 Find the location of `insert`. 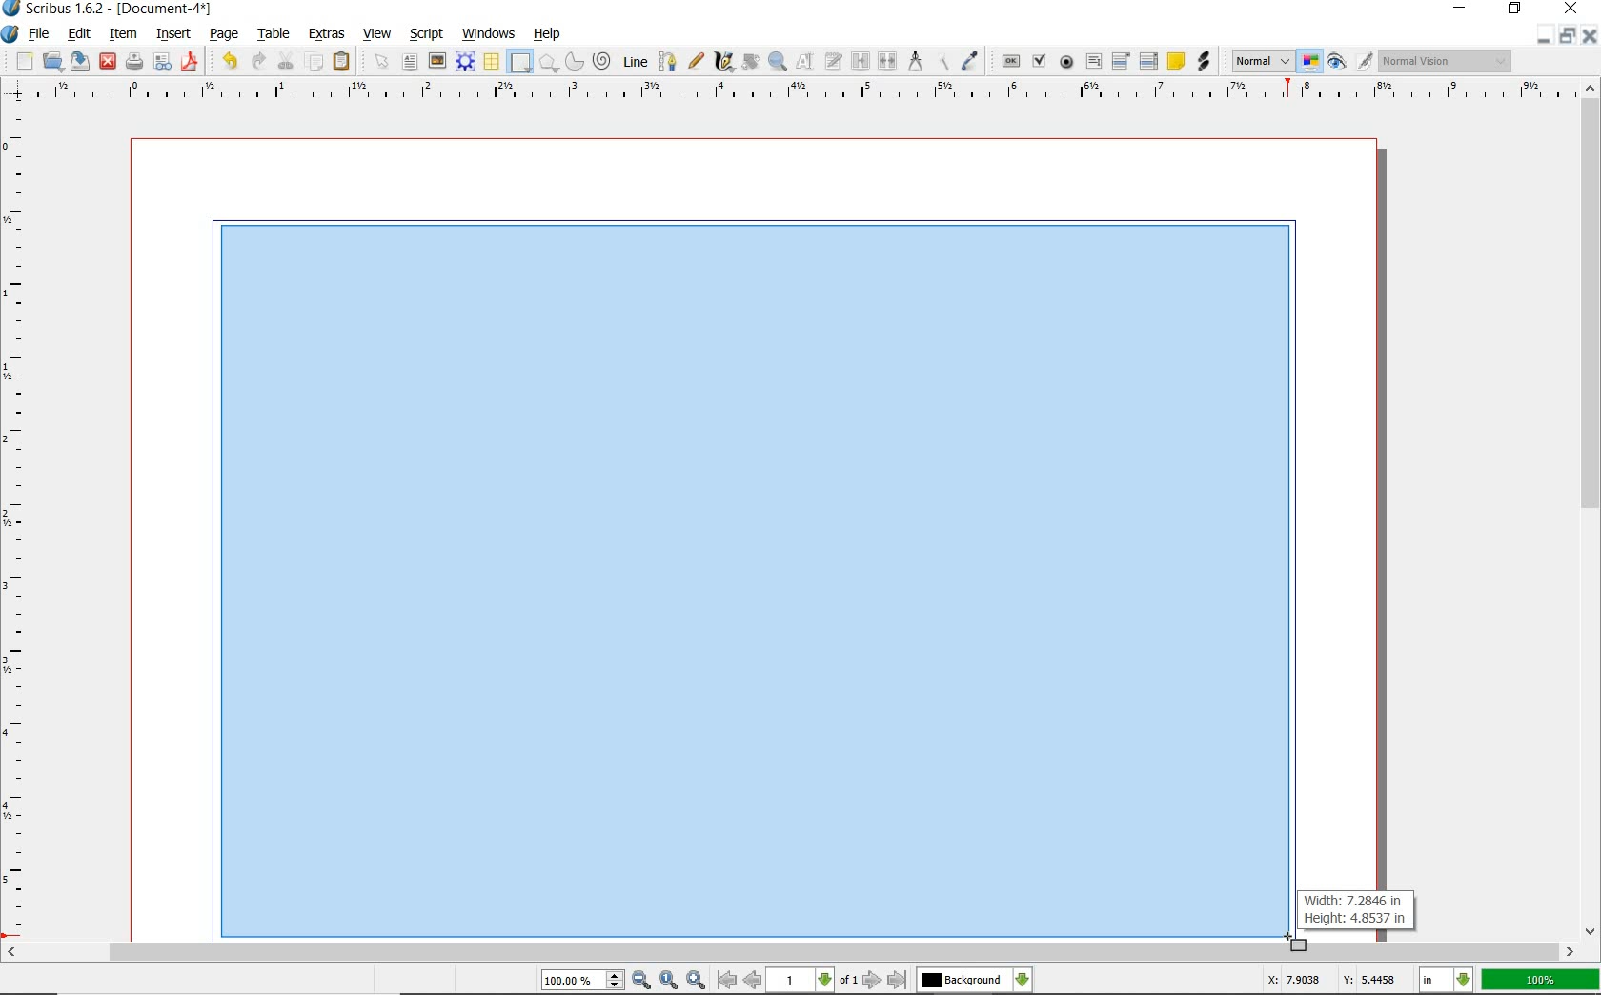

insert is located at coordinates (173, 33).